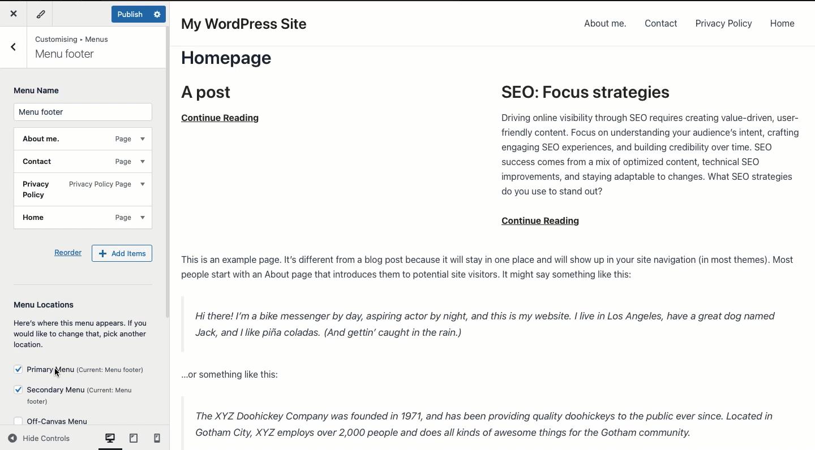  Describe the element at coordinates (84, 162) in the screenshot. I see `Contact` at that location.